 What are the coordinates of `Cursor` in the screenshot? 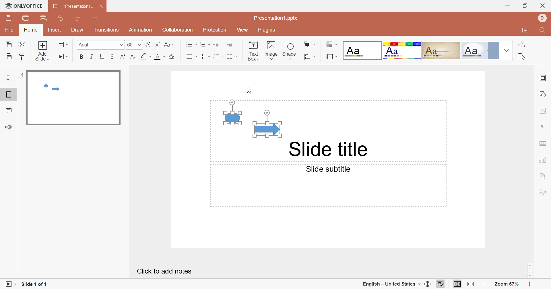 It's located at (250, 90).